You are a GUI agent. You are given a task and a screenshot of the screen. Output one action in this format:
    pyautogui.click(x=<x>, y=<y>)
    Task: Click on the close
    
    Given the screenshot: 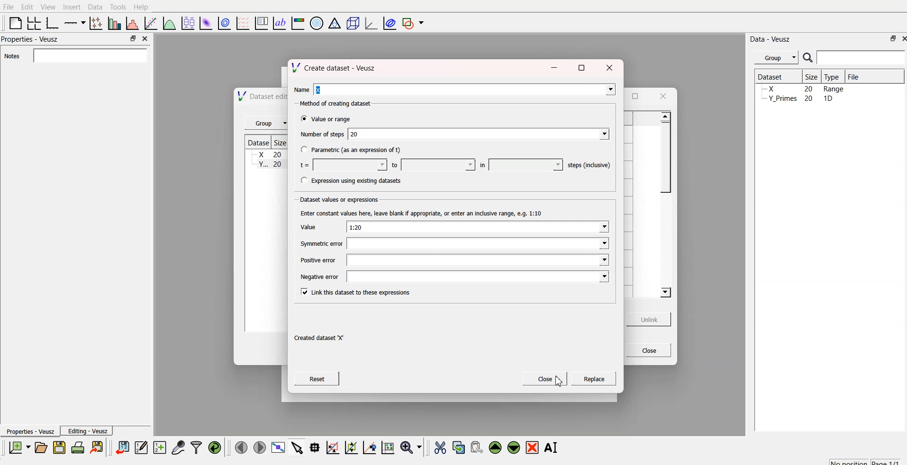 What is the action you would take?
    pyautogui.click(x=608, y=69)
    